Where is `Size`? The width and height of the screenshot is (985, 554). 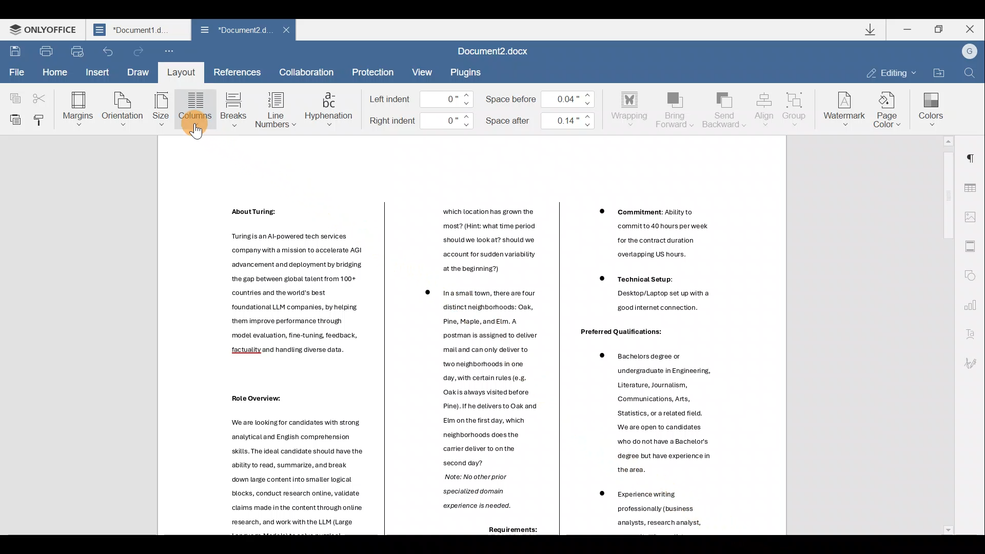 Size is located at coordinates (161, 110).